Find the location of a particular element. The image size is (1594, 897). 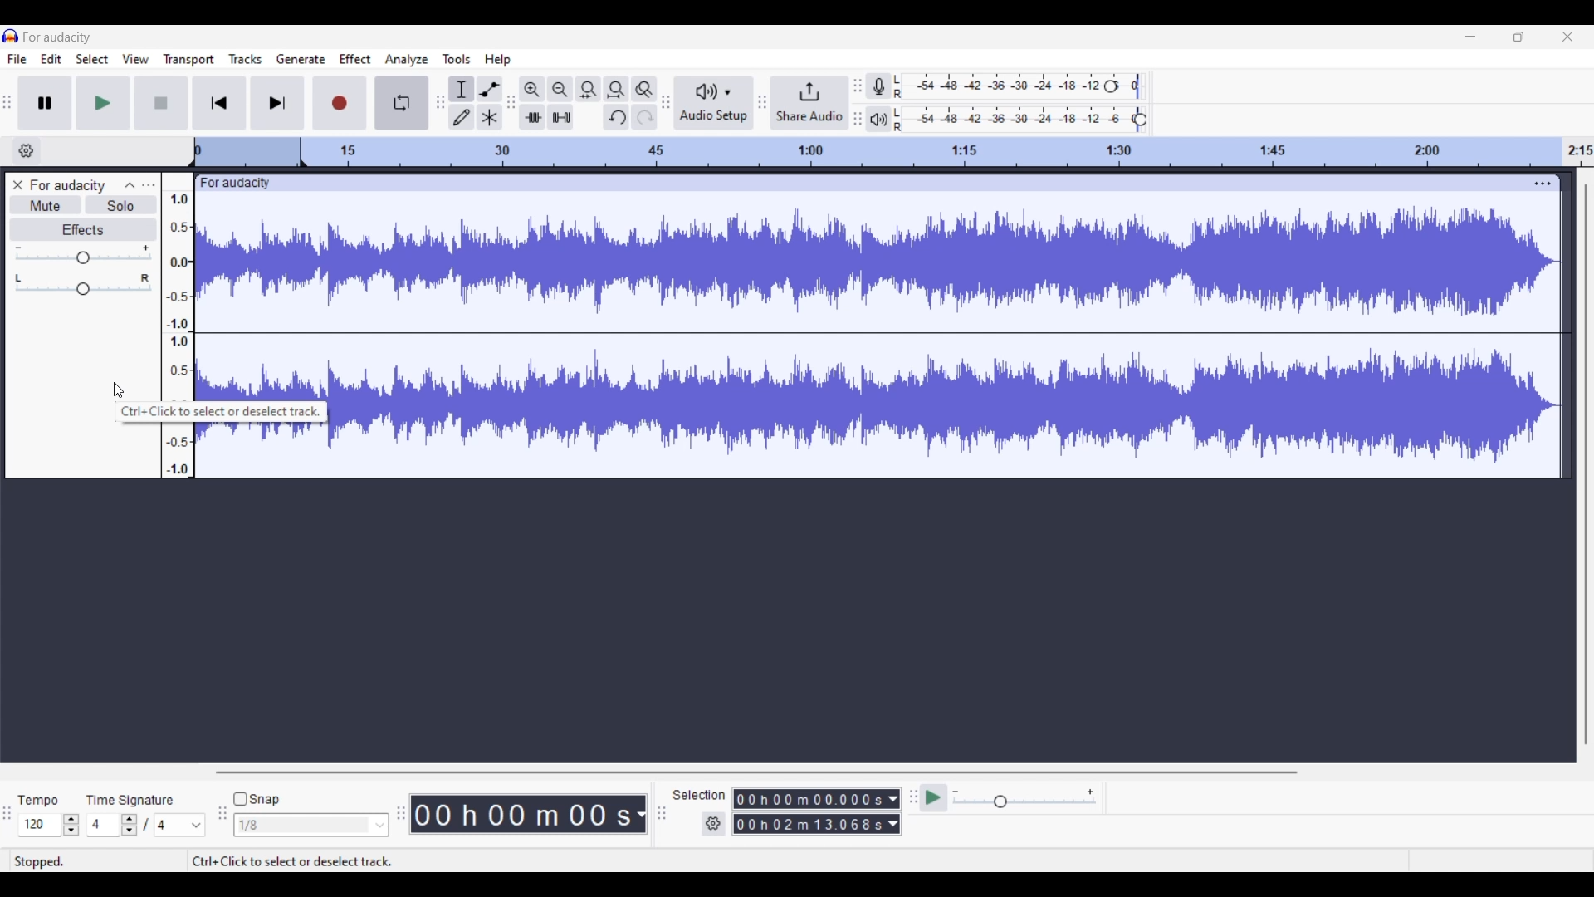

Selection settings is located at coordinates (713, 824).